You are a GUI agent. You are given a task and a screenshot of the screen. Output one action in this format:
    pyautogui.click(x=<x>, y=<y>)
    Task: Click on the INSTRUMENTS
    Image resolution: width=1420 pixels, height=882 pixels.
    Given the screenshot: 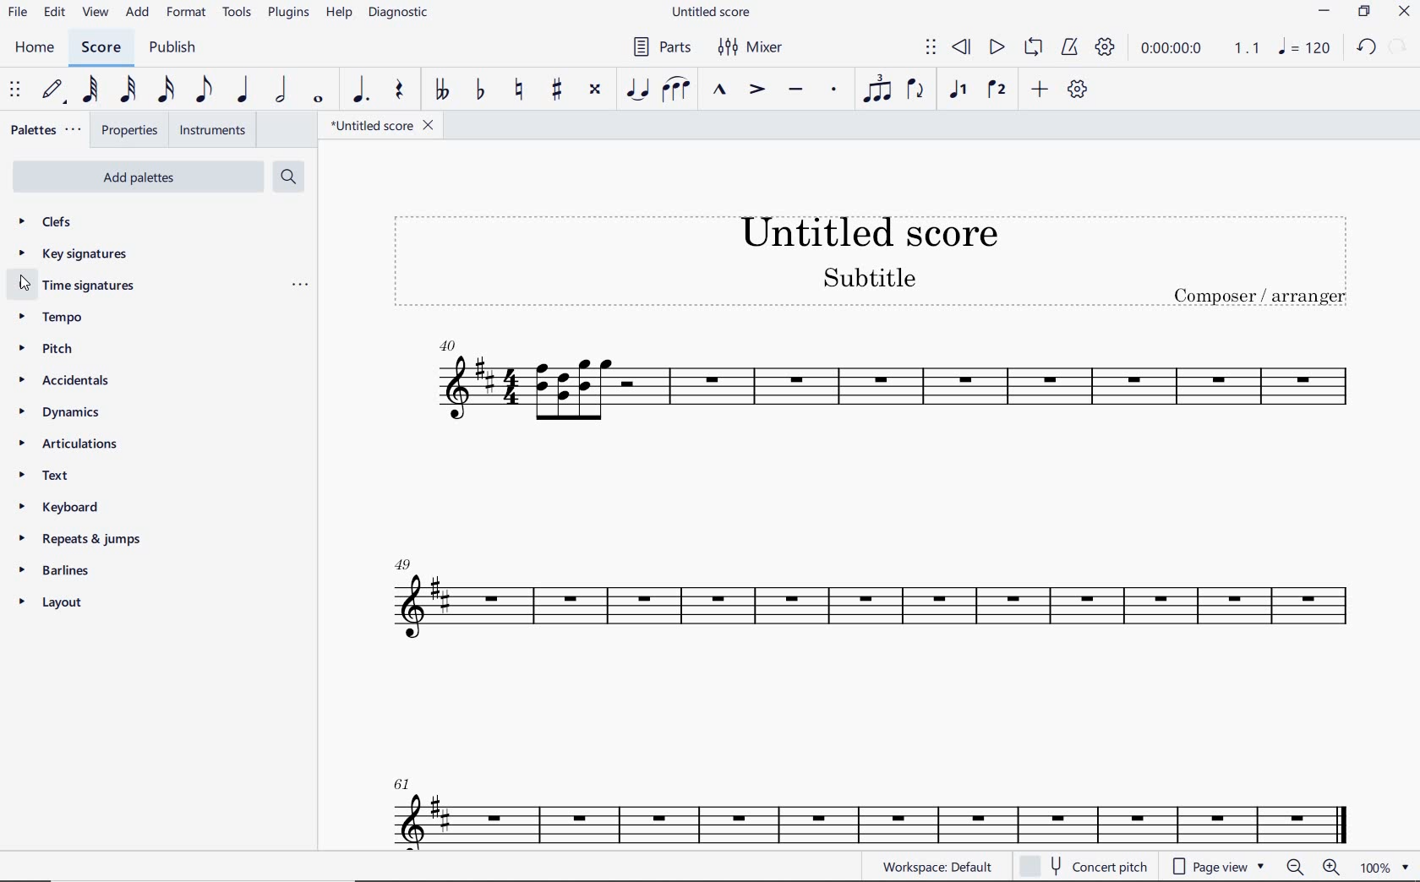 What is the action you would take?
    pyautogui.click(x=213, y=130)
    